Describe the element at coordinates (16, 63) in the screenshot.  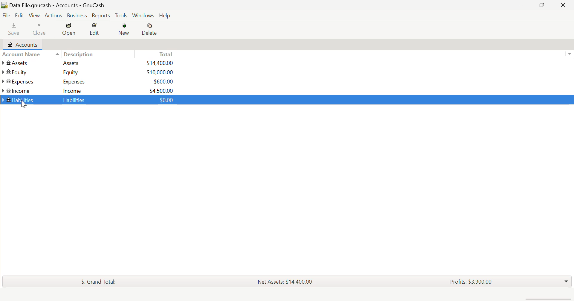
I see `Assets Account` at that location.